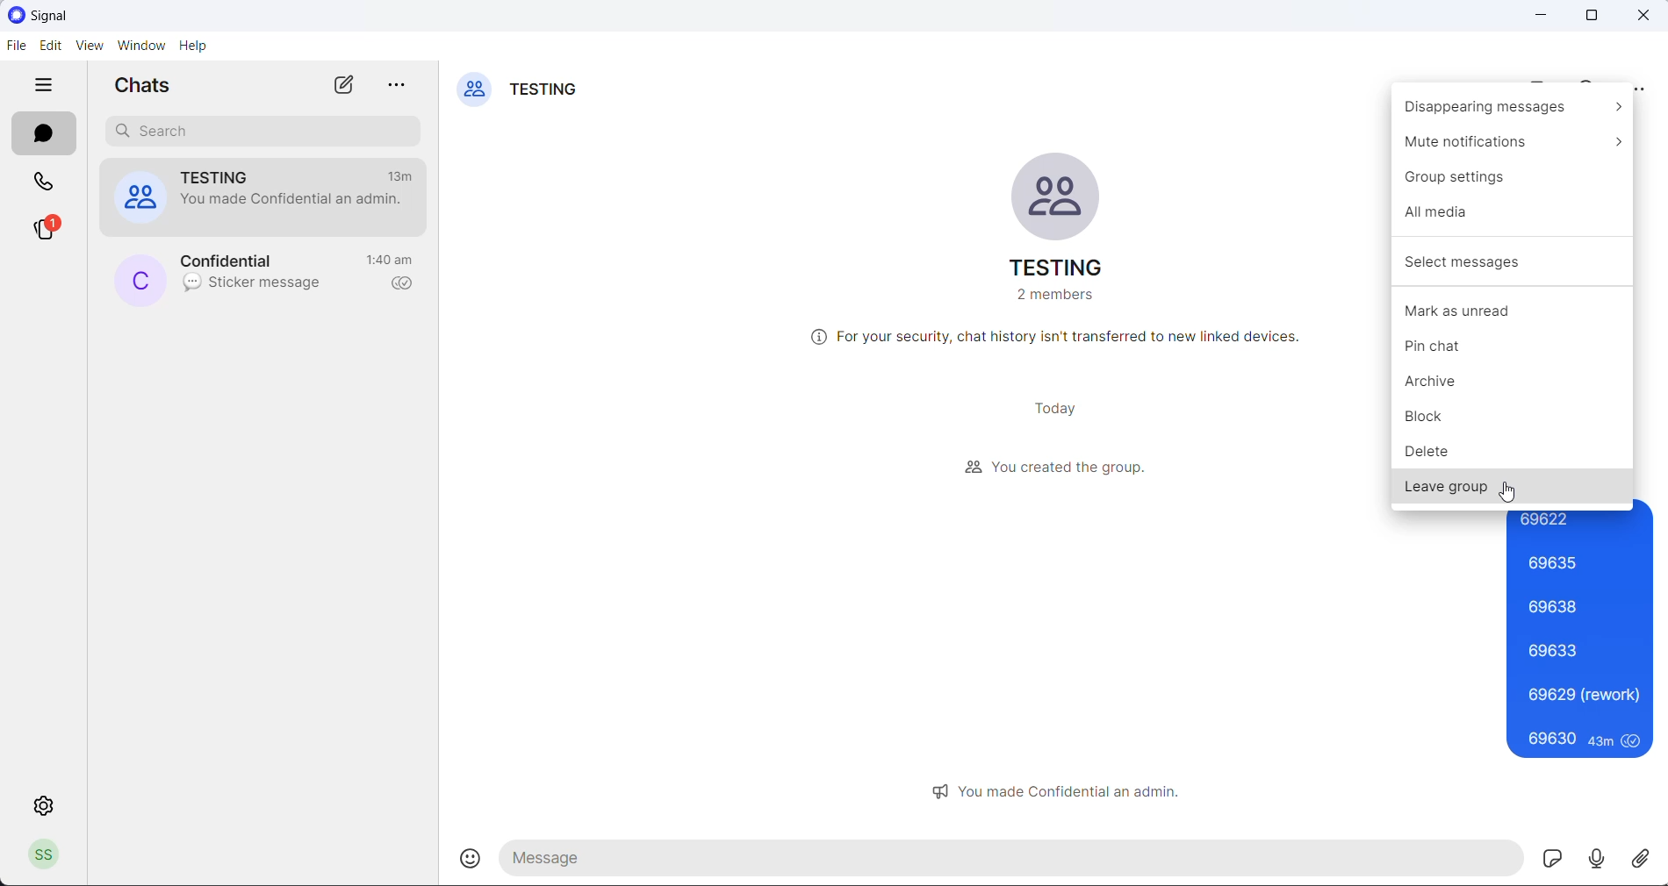 Image resolution: width=1668 pixels, height=886 pixels. Describe the element at coordinates (13, 46) in the screenshot. I see `file` at that location.